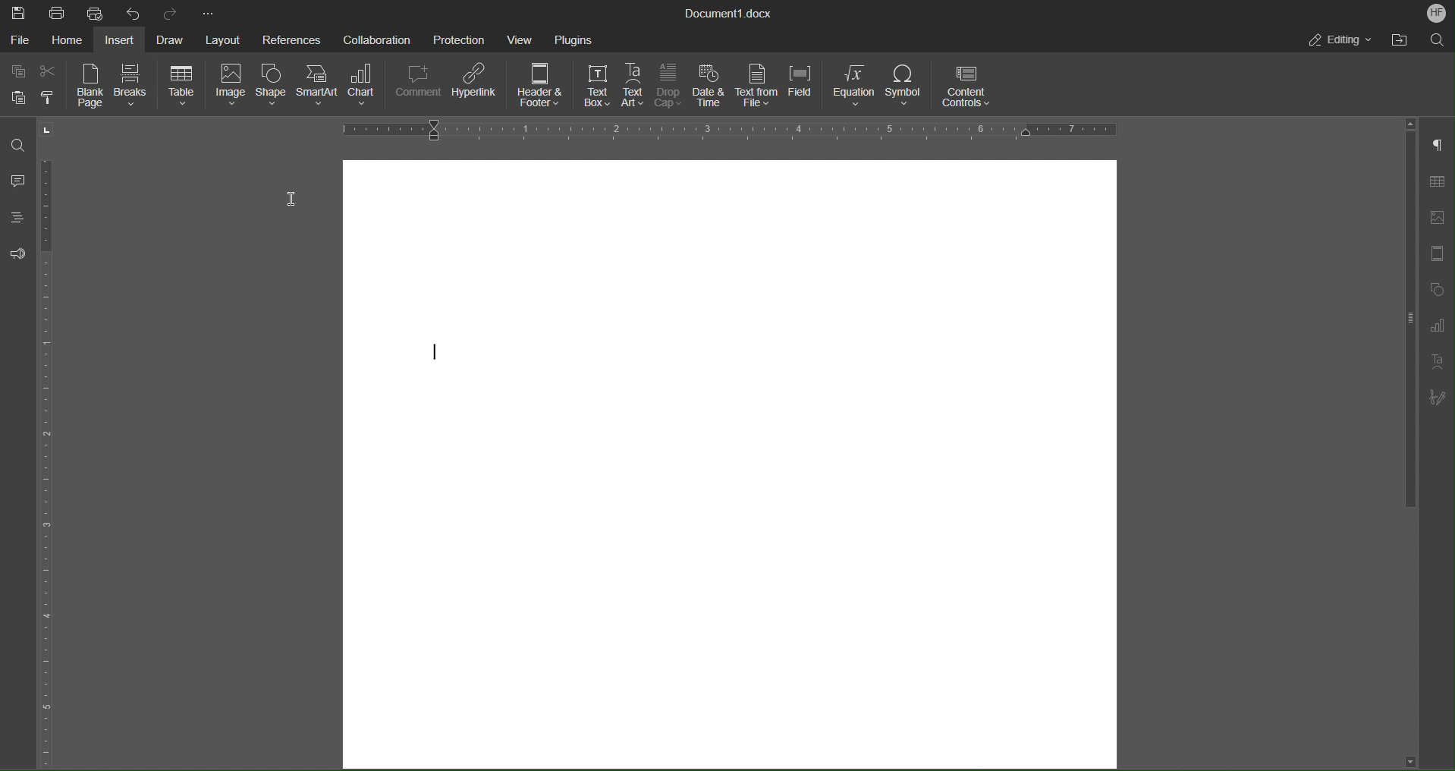  Describe the element at coordinates (724, 13) in the screenshot. I see `Document Title` at that location.